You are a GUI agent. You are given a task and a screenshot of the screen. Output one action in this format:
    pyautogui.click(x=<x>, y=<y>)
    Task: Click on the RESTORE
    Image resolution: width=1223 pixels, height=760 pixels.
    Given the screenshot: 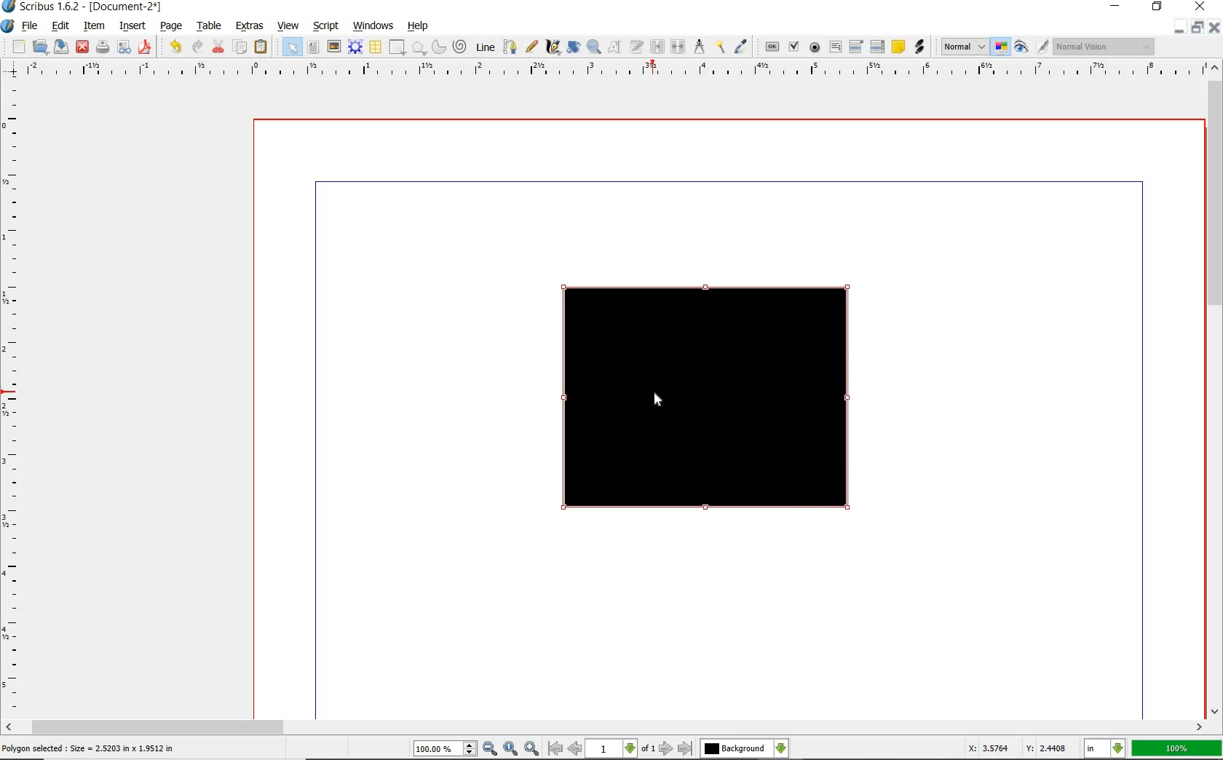 What is the action you would take?
    pyautogui.click(x=1157, y=9)
    